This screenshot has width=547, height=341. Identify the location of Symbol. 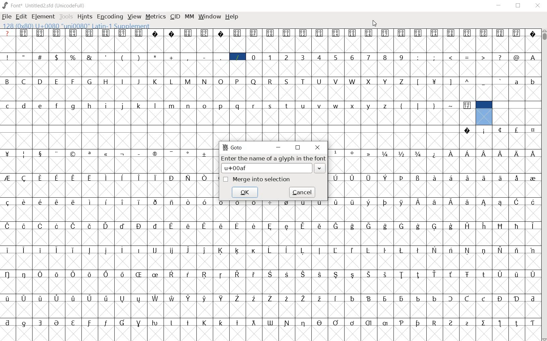
(107, 178).